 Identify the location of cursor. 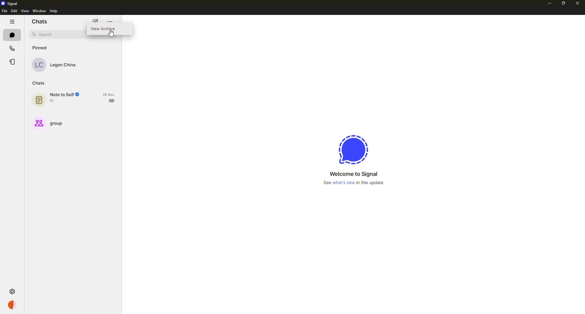
(112, 35).